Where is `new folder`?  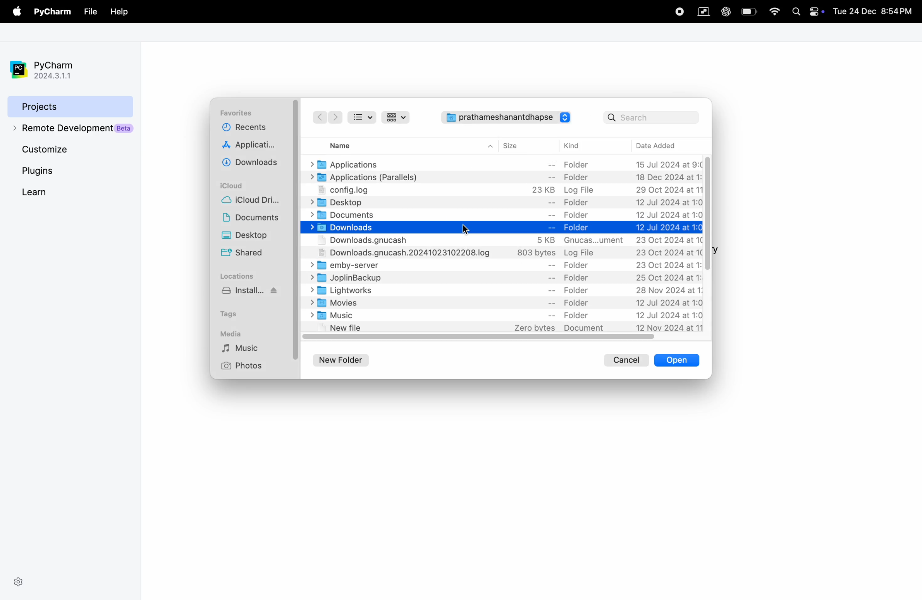
new folder is located at coordinates (345, 359).